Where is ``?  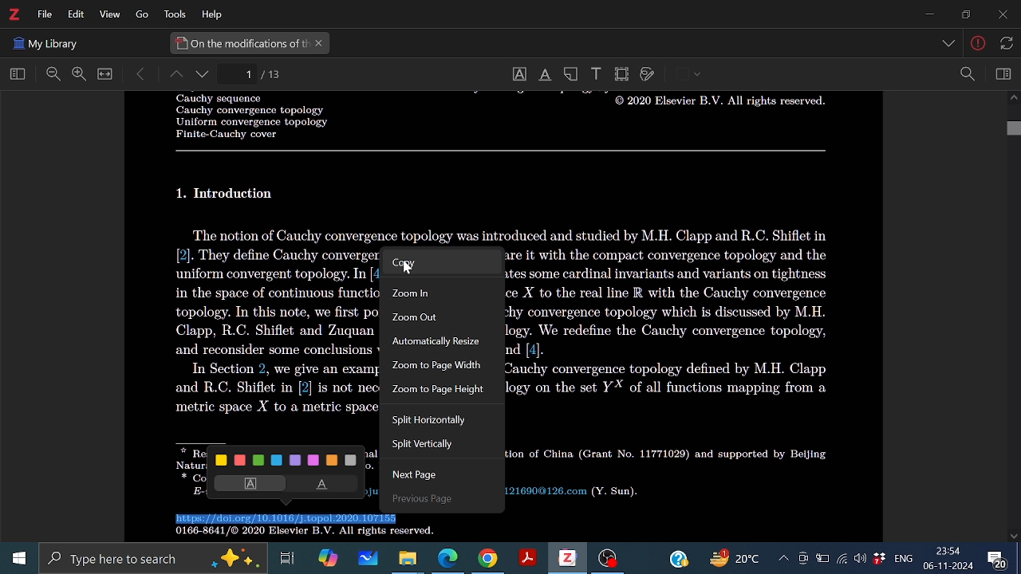  is located at coordinates (228, 194).